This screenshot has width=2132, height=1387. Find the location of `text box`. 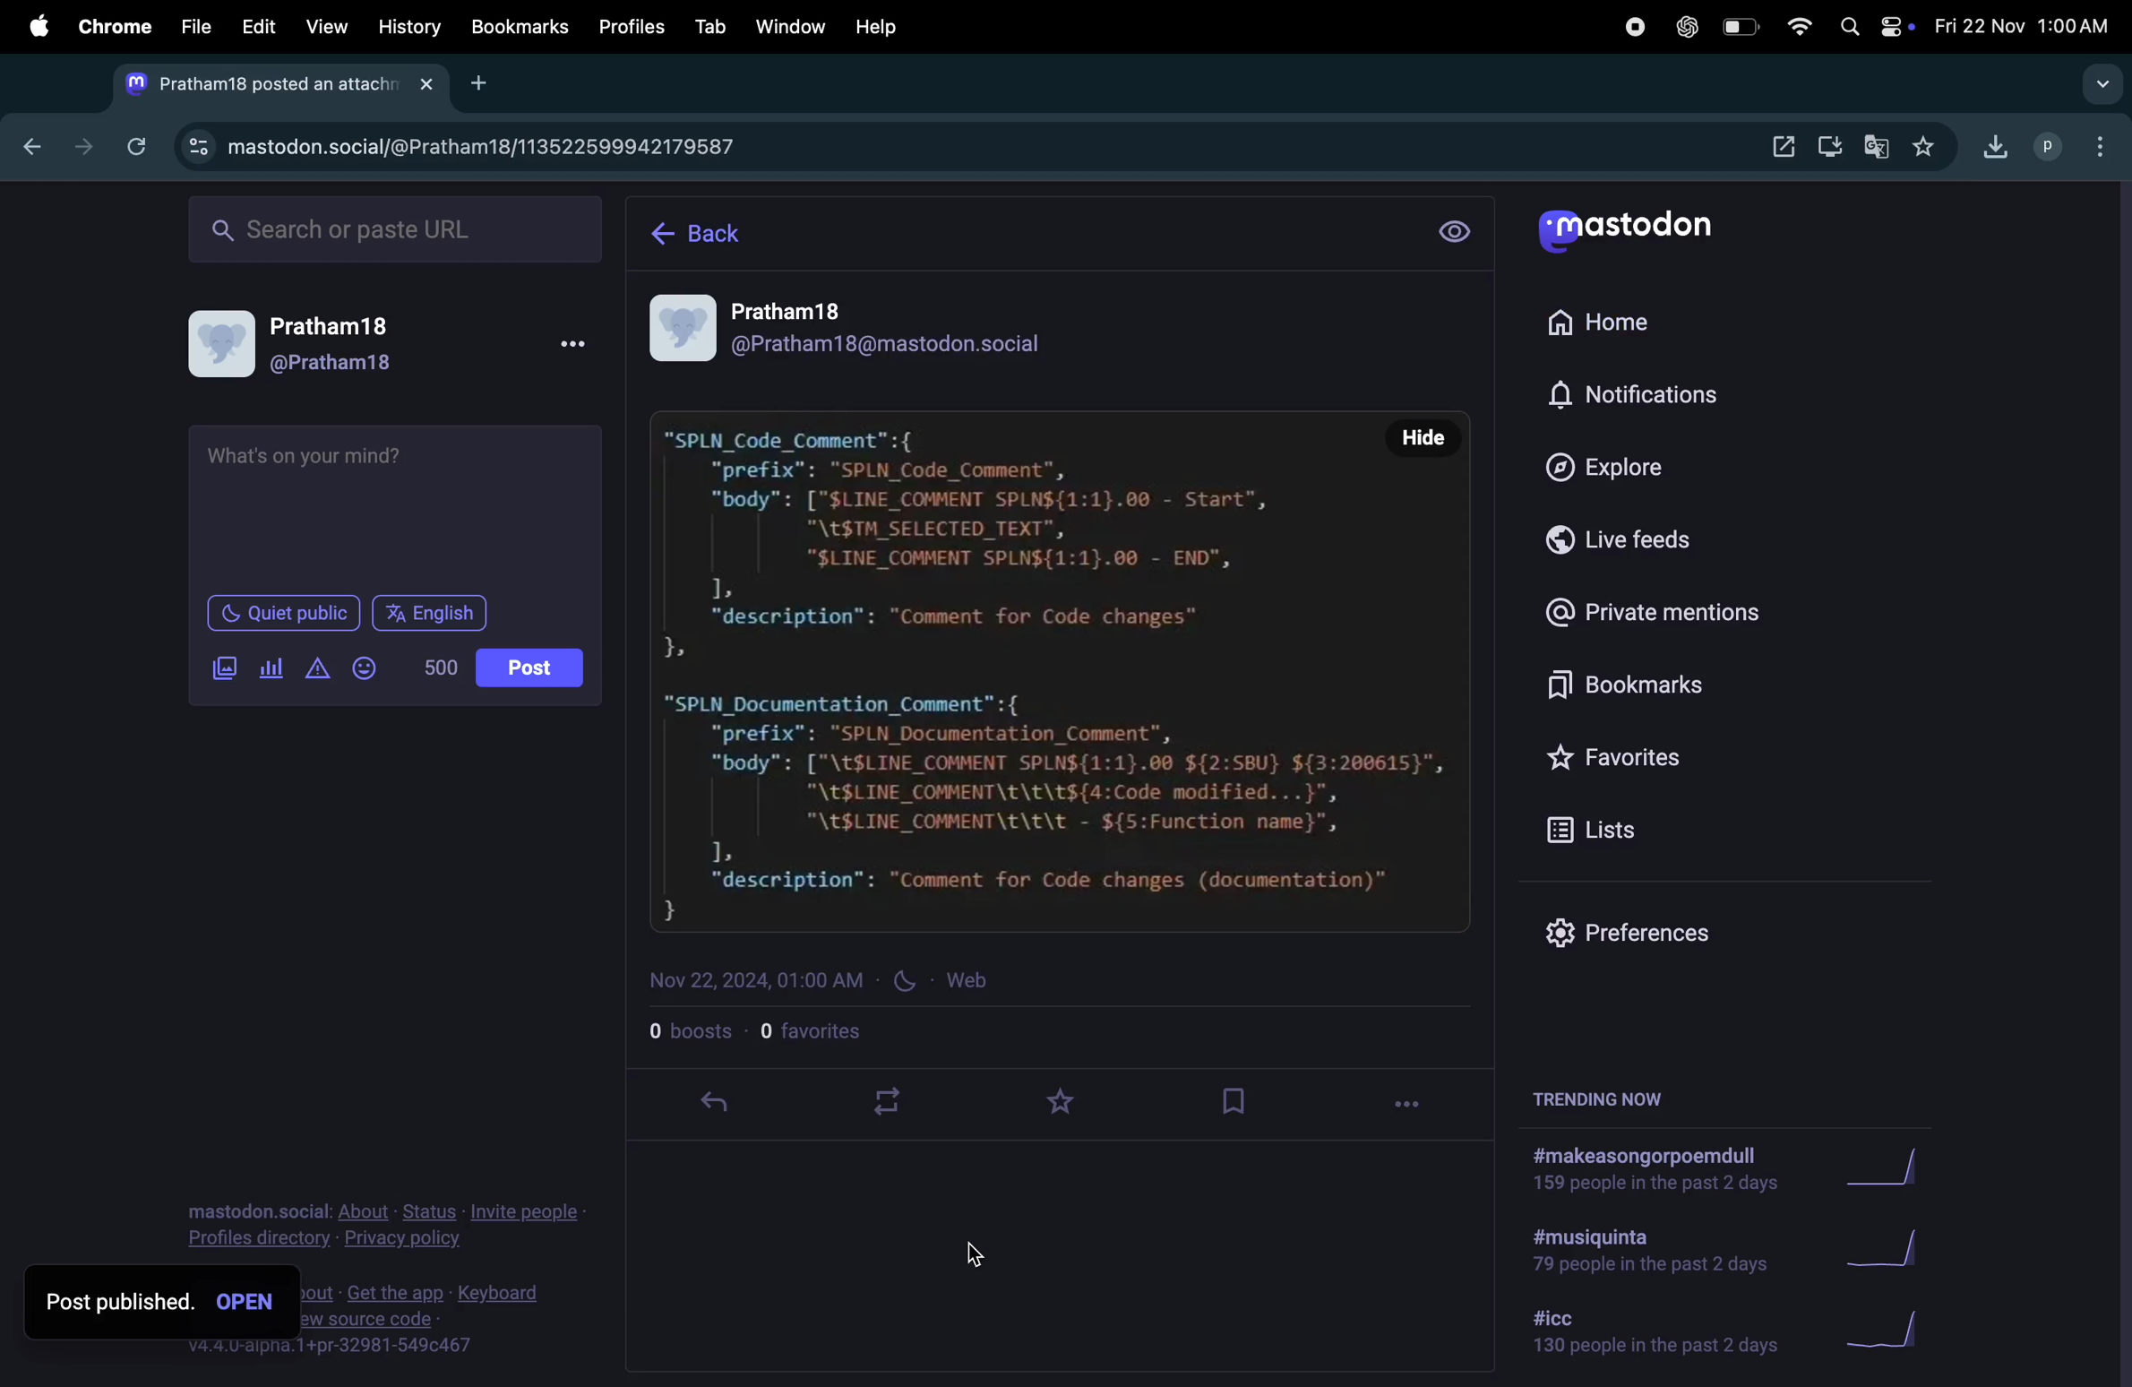

text box is located at coordinates (400, 505).